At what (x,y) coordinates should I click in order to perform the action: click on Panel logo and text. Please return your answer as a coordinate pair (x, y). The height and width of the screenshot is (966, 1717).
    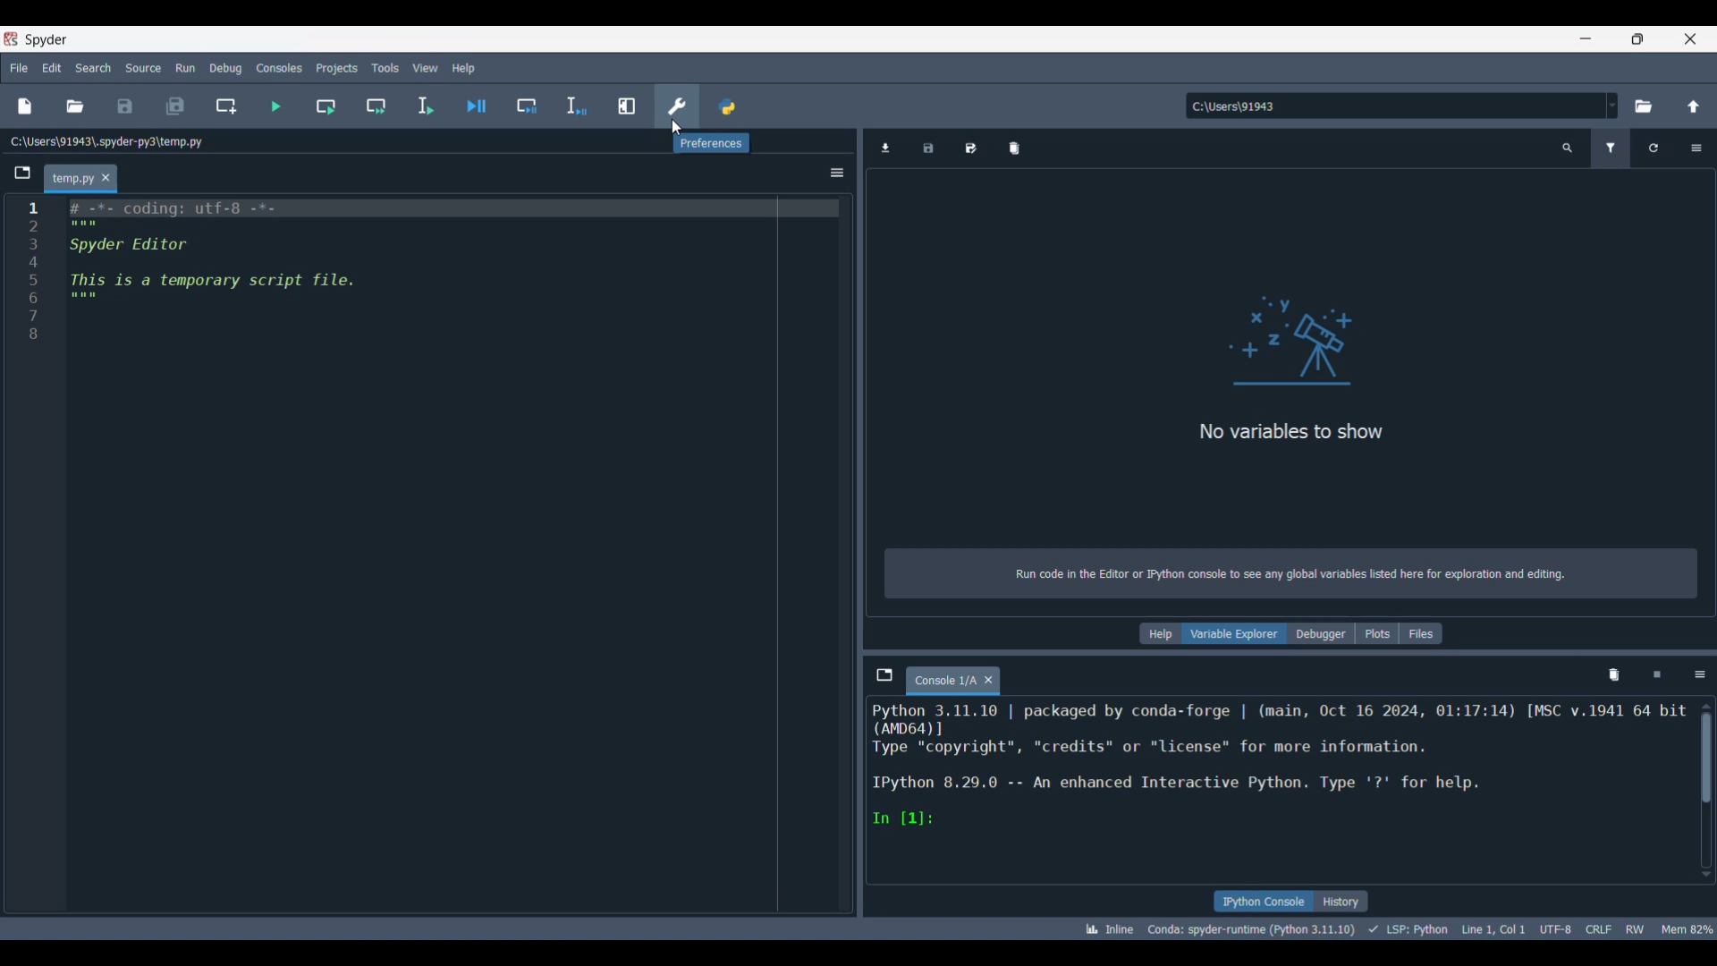
    Looking at the image, I should click on (1291, 445).